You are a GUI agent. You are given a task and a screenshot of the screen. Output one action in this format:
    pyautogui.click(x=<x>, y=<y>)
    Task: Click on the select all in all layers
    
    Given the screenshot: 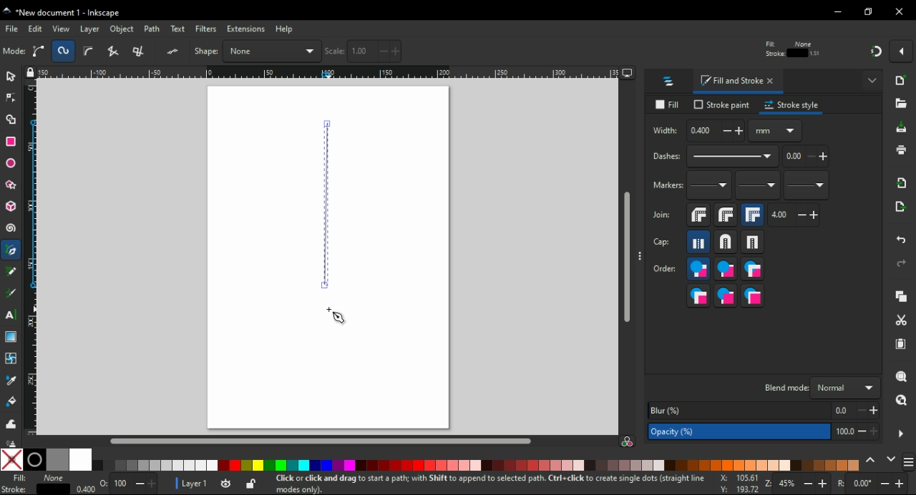 What is the action you would take?
    pyautogui.click(x=41, y=51)
    